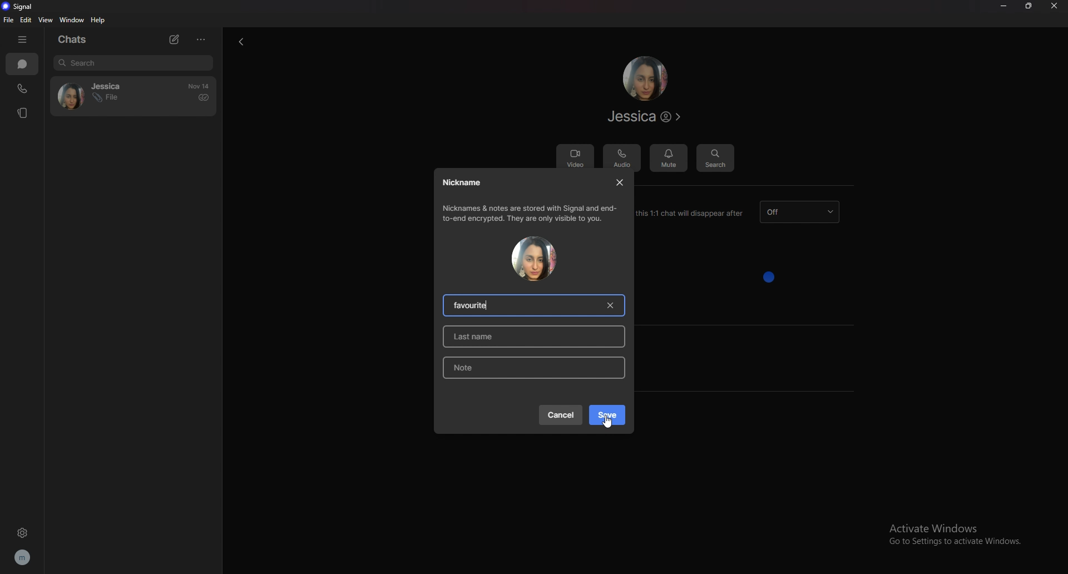 Image resolution: width=1068 pixels, height=574 pixels. What do you see at coordinates (199, 86) in the screenshot?
I see `time` at bounding box center [199, 86].